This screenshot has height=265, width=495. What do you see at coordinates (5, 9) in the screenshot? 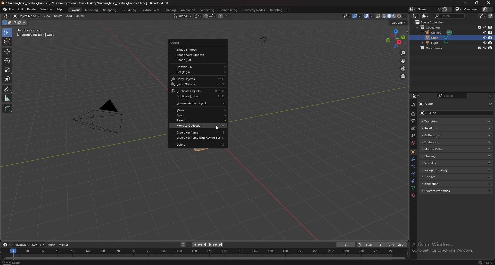
I see `blender` at bounding box center [5, 9].